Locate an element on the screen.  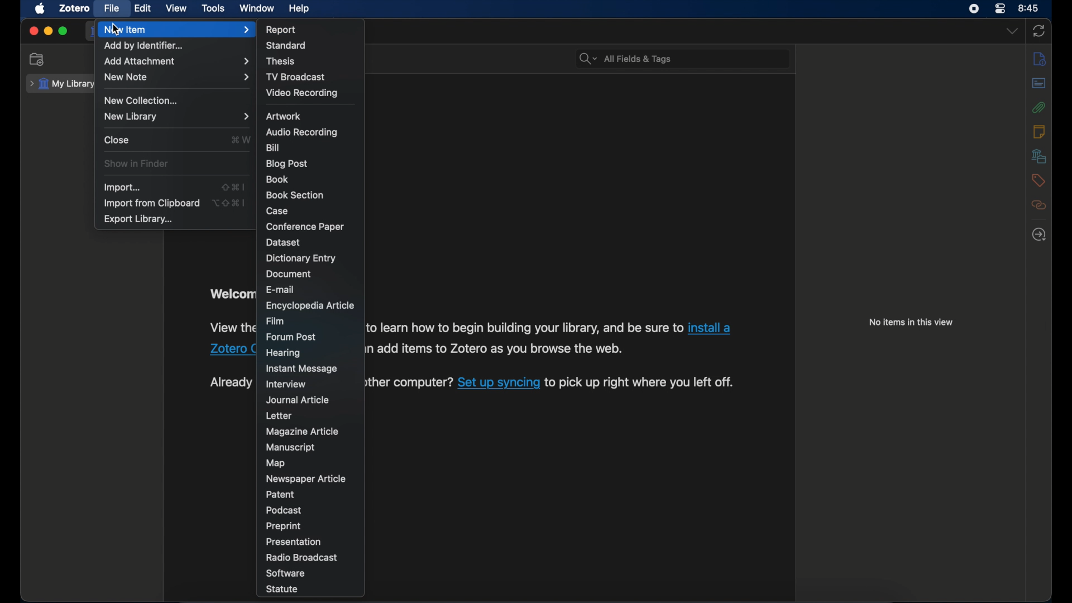
view is located at coordinates (176, 8).